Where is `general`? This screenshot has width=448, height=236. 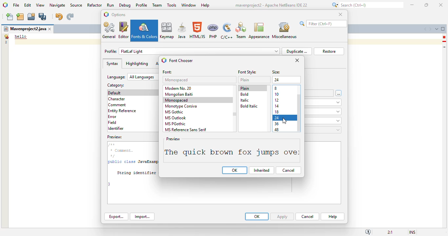 general is located at coordinates (110, 30).